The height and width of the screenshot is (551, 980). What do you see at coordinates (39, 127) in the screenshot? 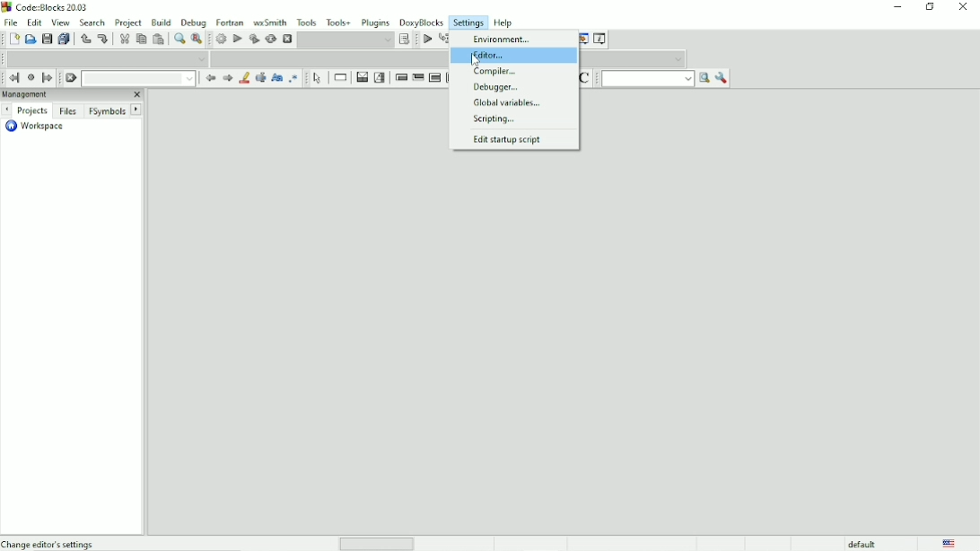
I see `Workspace` at bounding box center [39, 127].